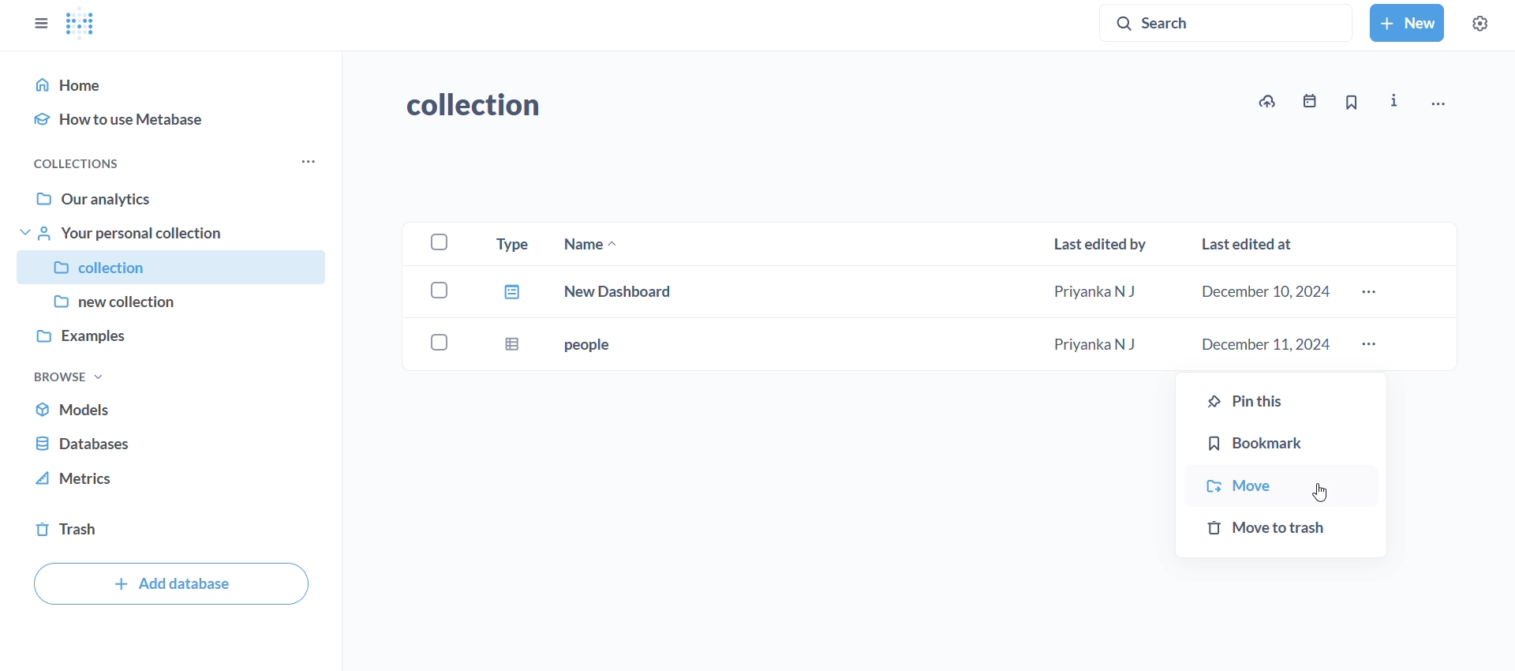 The width and height of the screenshot is (1515, 671). What do you see at coordinates (1370, 294) in the screenshot?
I see `more` at bounding box center [1370, 294].